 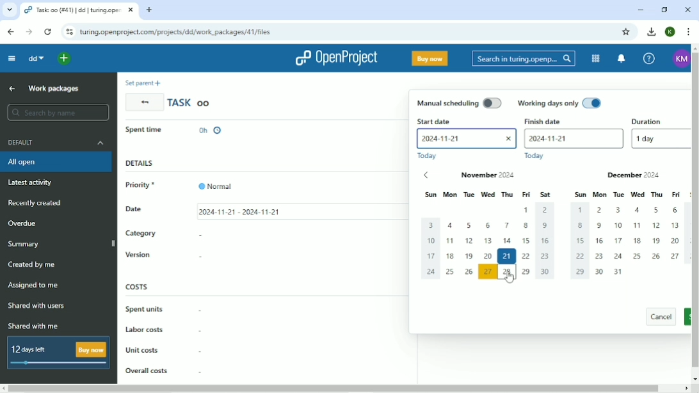 What do you see at coordinates (657, 120) in the screenshot?
I see `Duration` at bounding box center [657, 120].